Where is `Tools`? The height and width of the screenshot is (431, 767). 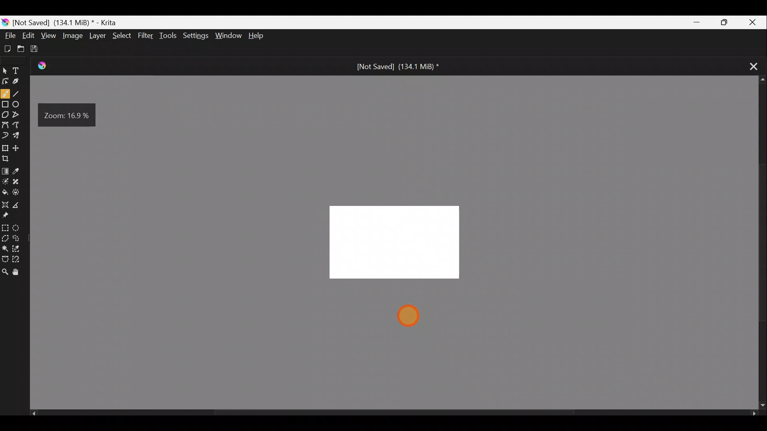
Tools is located at coordinates (169, 36).